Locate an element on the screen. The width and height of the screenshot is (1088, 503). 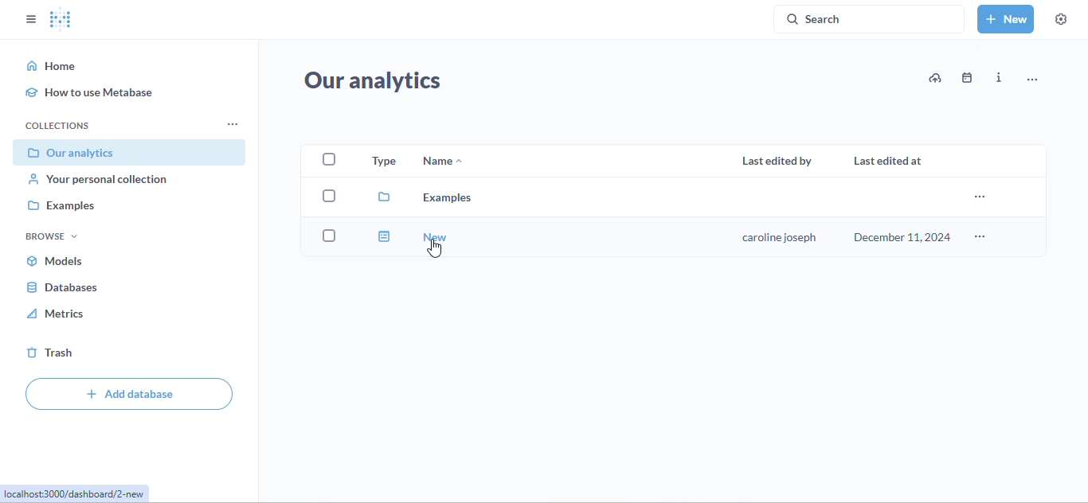
our analytics is located at coordinates (80, 152).